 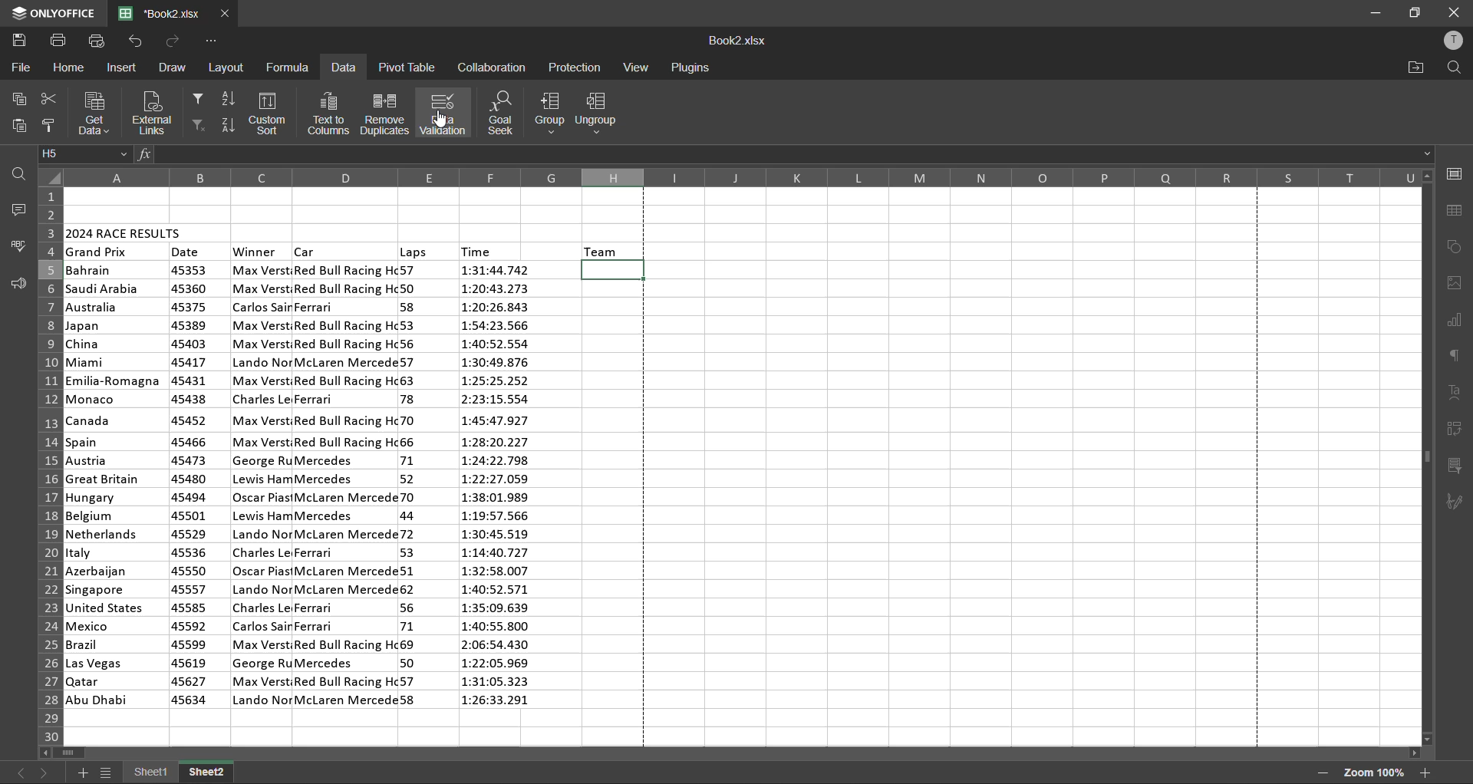 What do you see at coordinates (602, 250) in the screenshot?
I see `team` at bounding box center [602, 250].